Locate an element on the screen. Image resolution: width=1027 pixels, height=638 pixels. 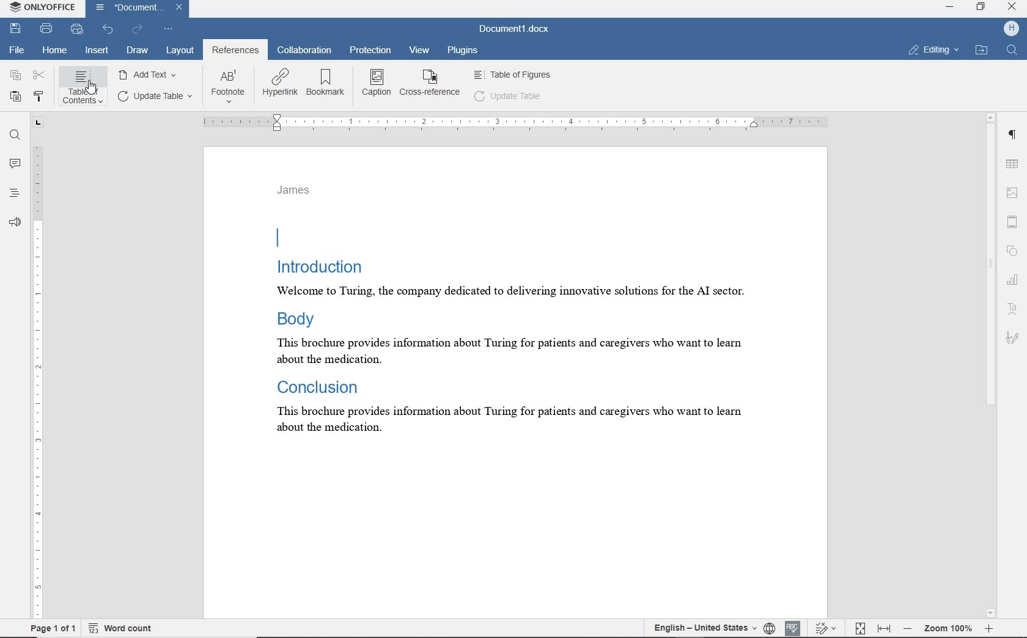
signature is located at coordinates (1013, 338).